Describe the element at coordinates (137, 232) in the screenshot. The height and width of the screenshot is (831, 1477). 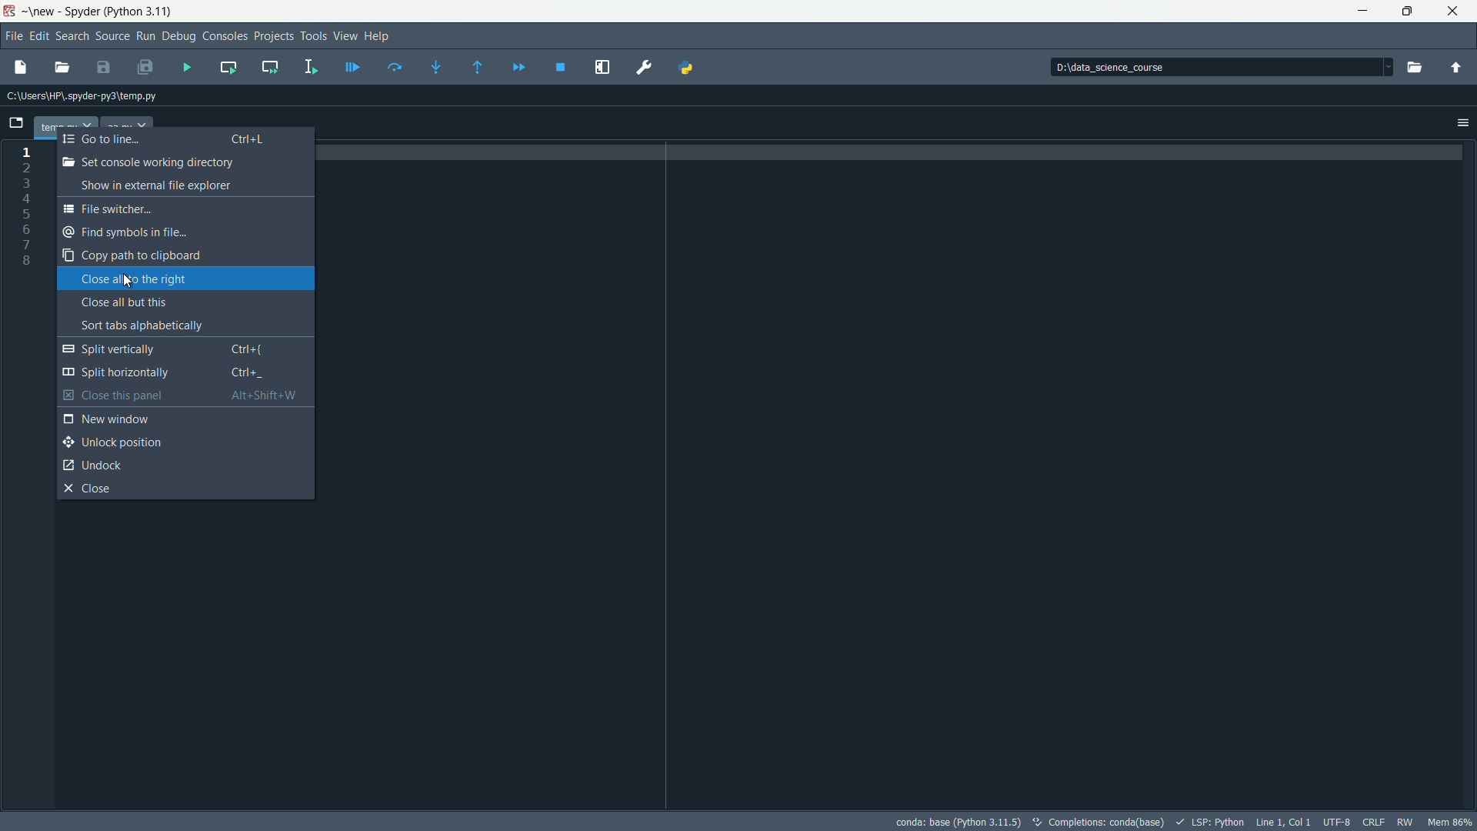
I see `find symbols in file` at that location.